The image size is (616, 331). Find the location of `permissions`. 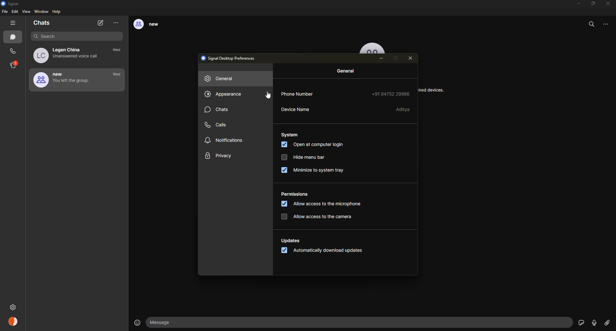

permissions is located at coordinates (295, 194).